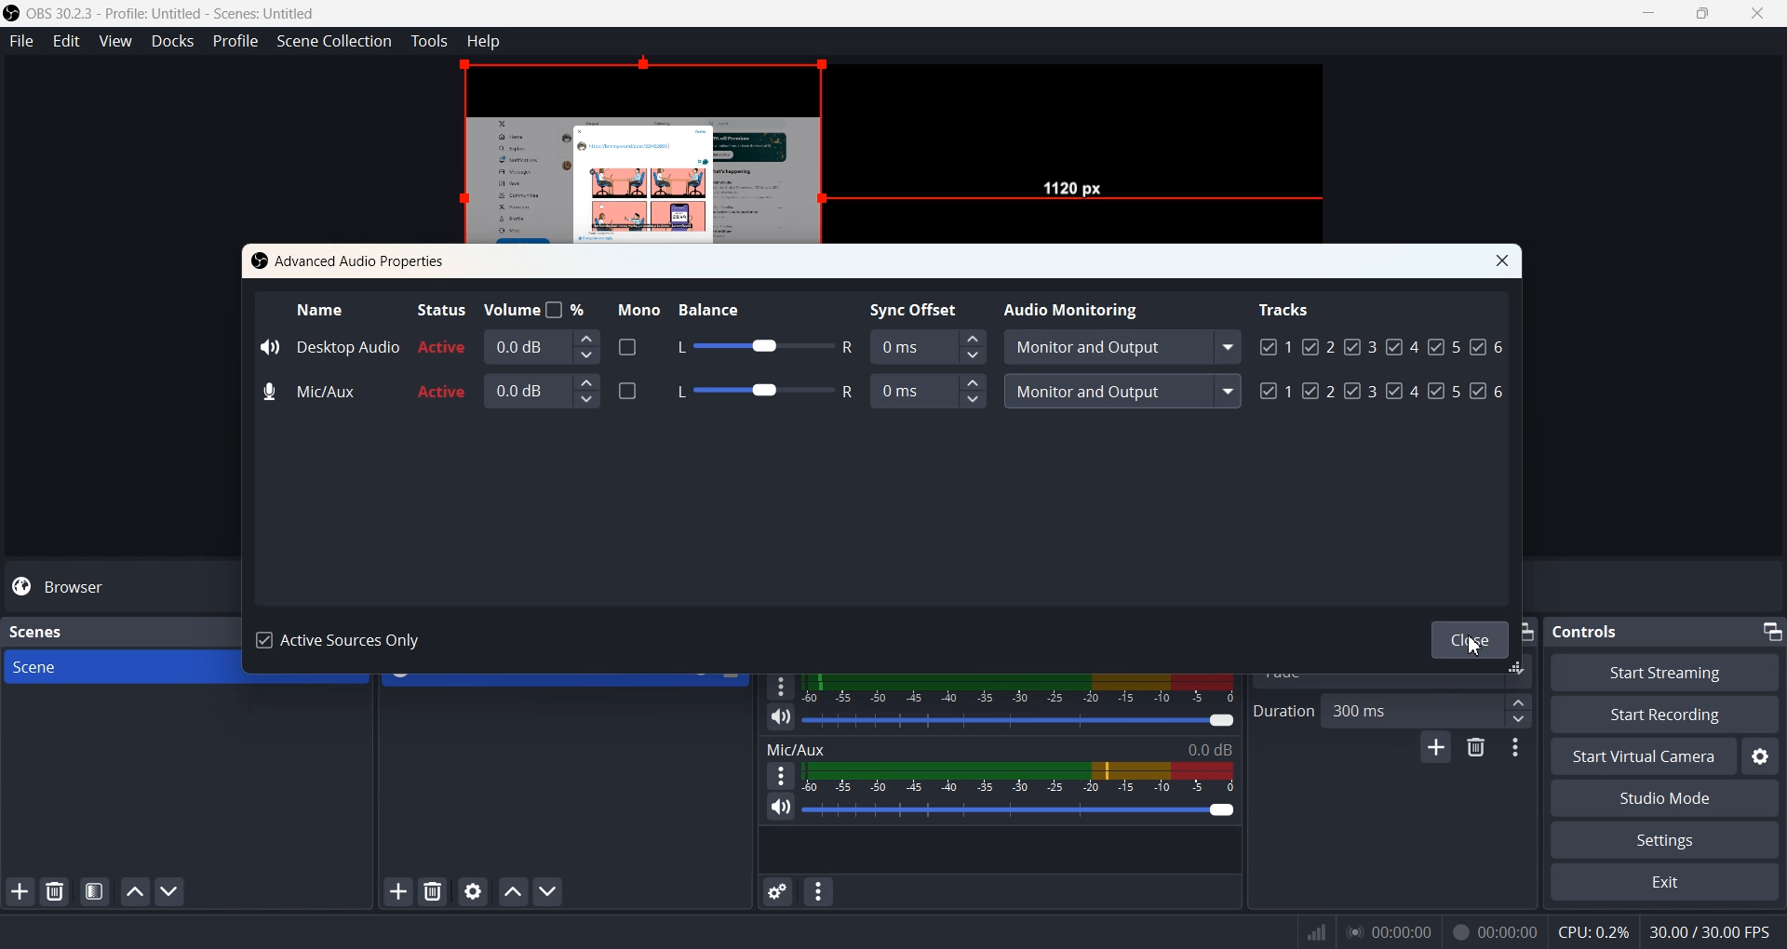 This screenshot has height=949, width=1787. I want to click on Minimize, so click(1770, 628).